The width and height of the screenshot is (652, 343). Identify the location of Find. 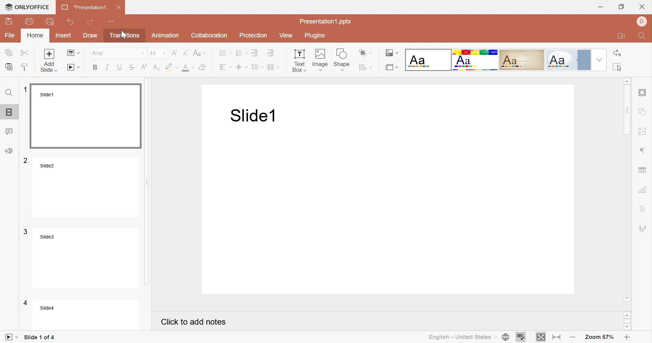
(643, 37).